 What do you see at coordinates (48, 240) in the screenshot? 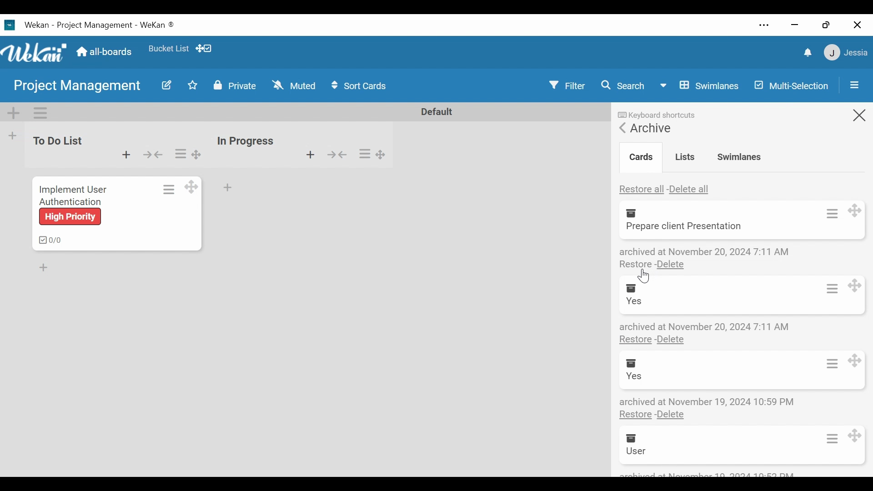
I see `checklist` at bounding box center [48, 240].